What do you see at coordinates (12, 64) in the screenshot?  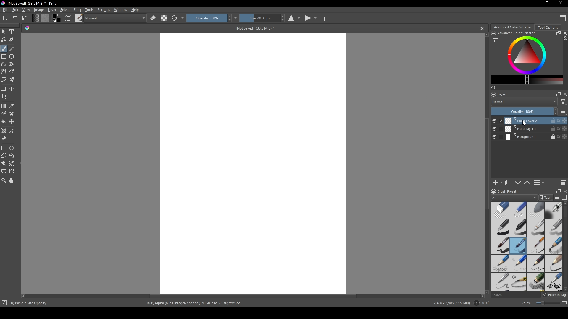 I see `polyline` at bounding box center [12, 64].